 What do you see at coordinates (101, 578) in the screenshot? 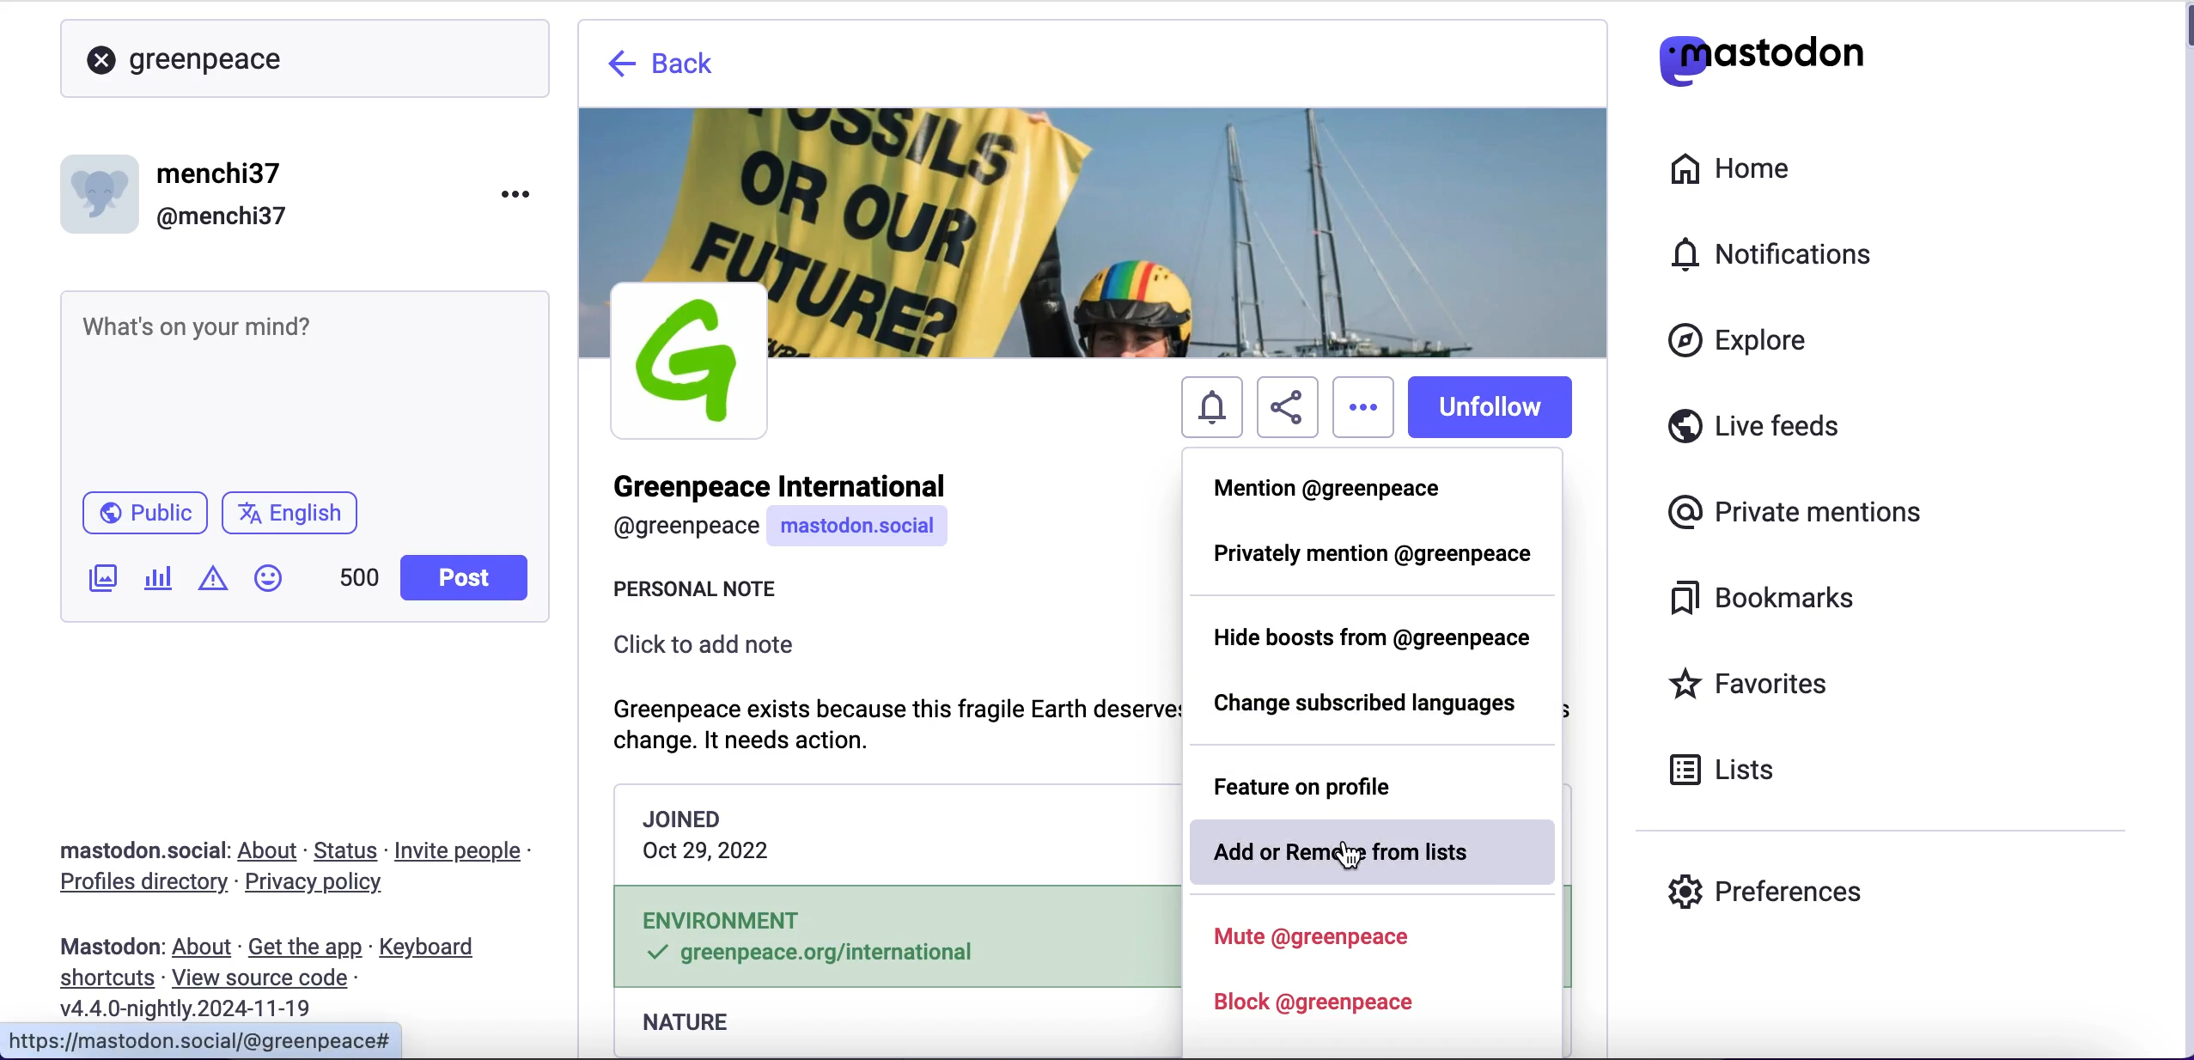
I see `add an image` at bounding box center [101, 578].